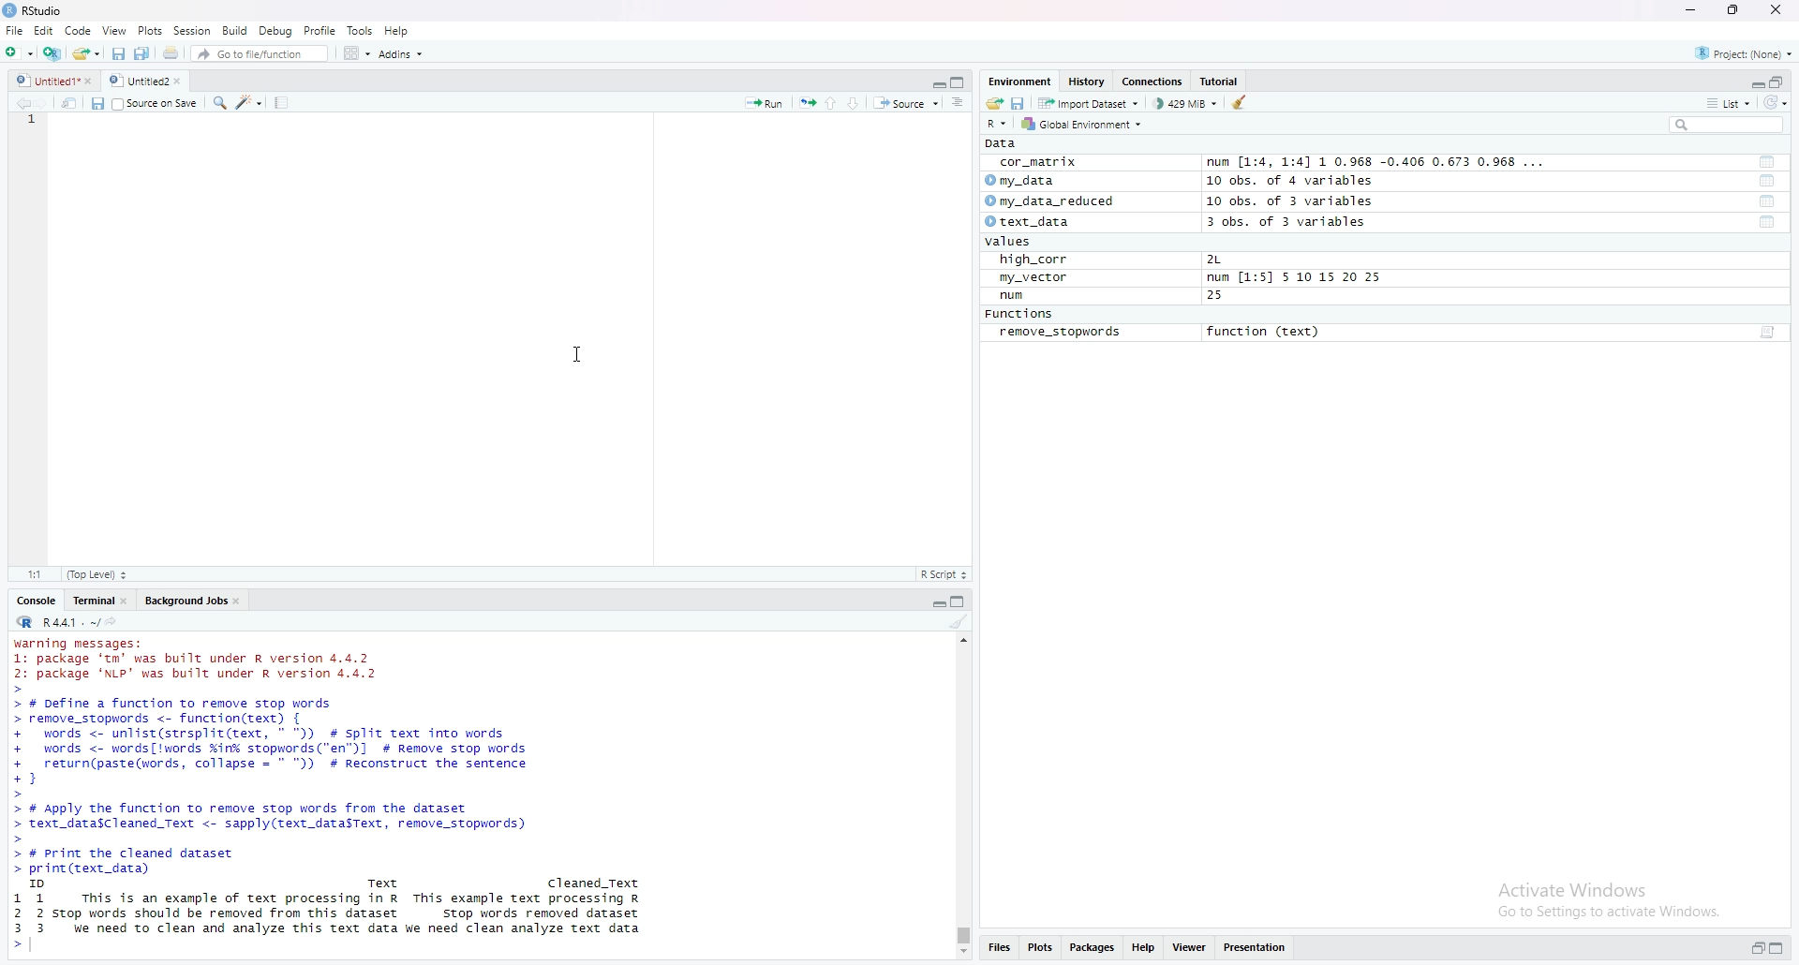 The height and width of the screenshot is (965, 1799). What do you see at coordinates (932, 603) in the screenshot?
I see `minimize` at bounding box center [932, 603].